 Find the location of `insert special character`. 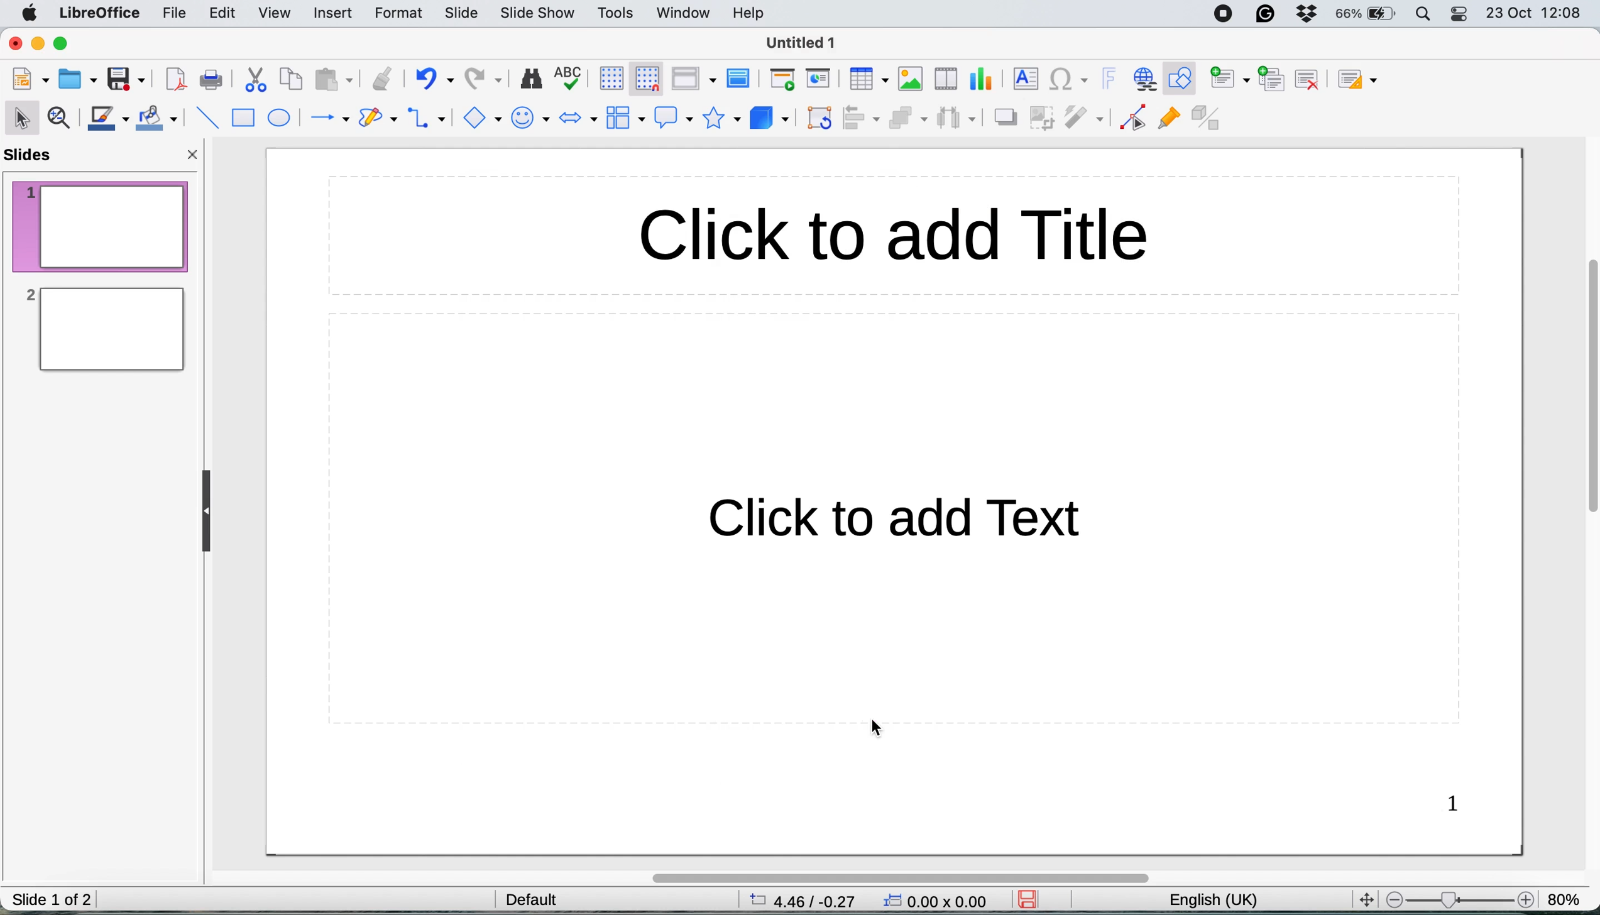

insert special character is located at coordinates (1070, 80).